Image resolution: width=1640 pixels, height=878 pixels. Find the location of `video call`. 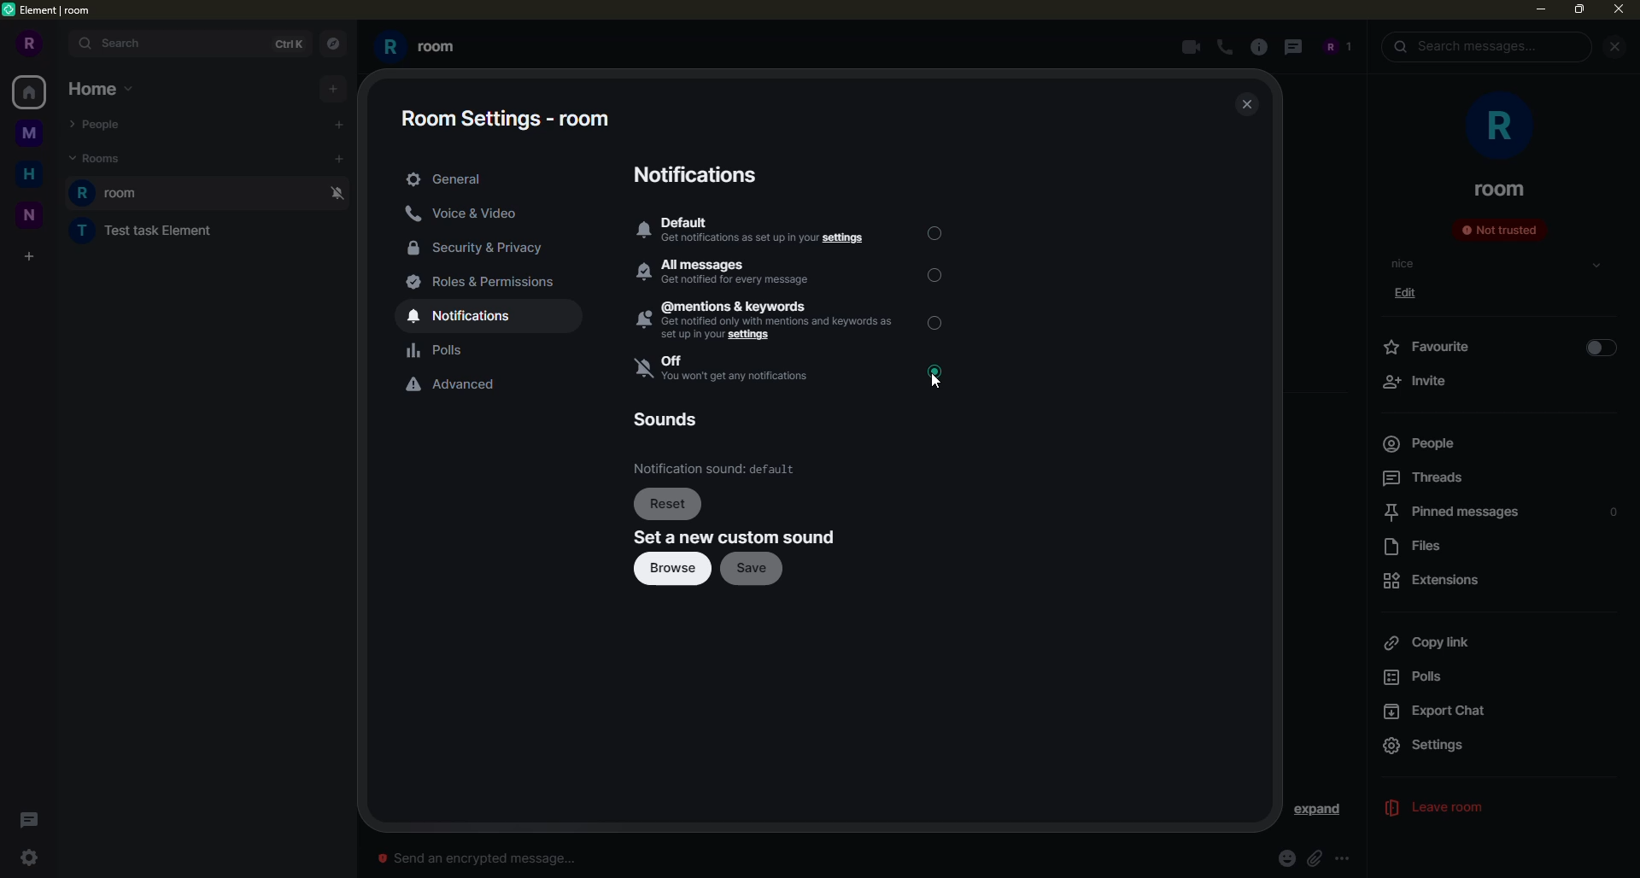

video call is located at coordinates (1186, 47).